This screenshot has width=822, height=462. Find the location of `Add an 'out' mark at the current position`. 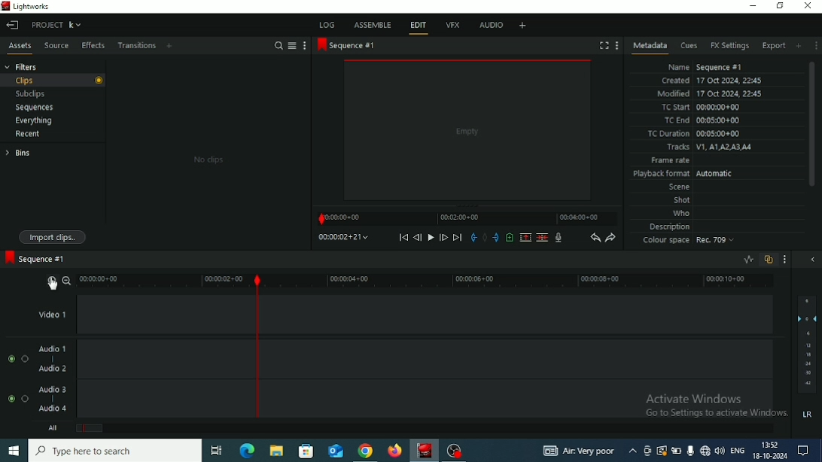

Add an 'out' mark at the current position is located at coordinates (495, 237).